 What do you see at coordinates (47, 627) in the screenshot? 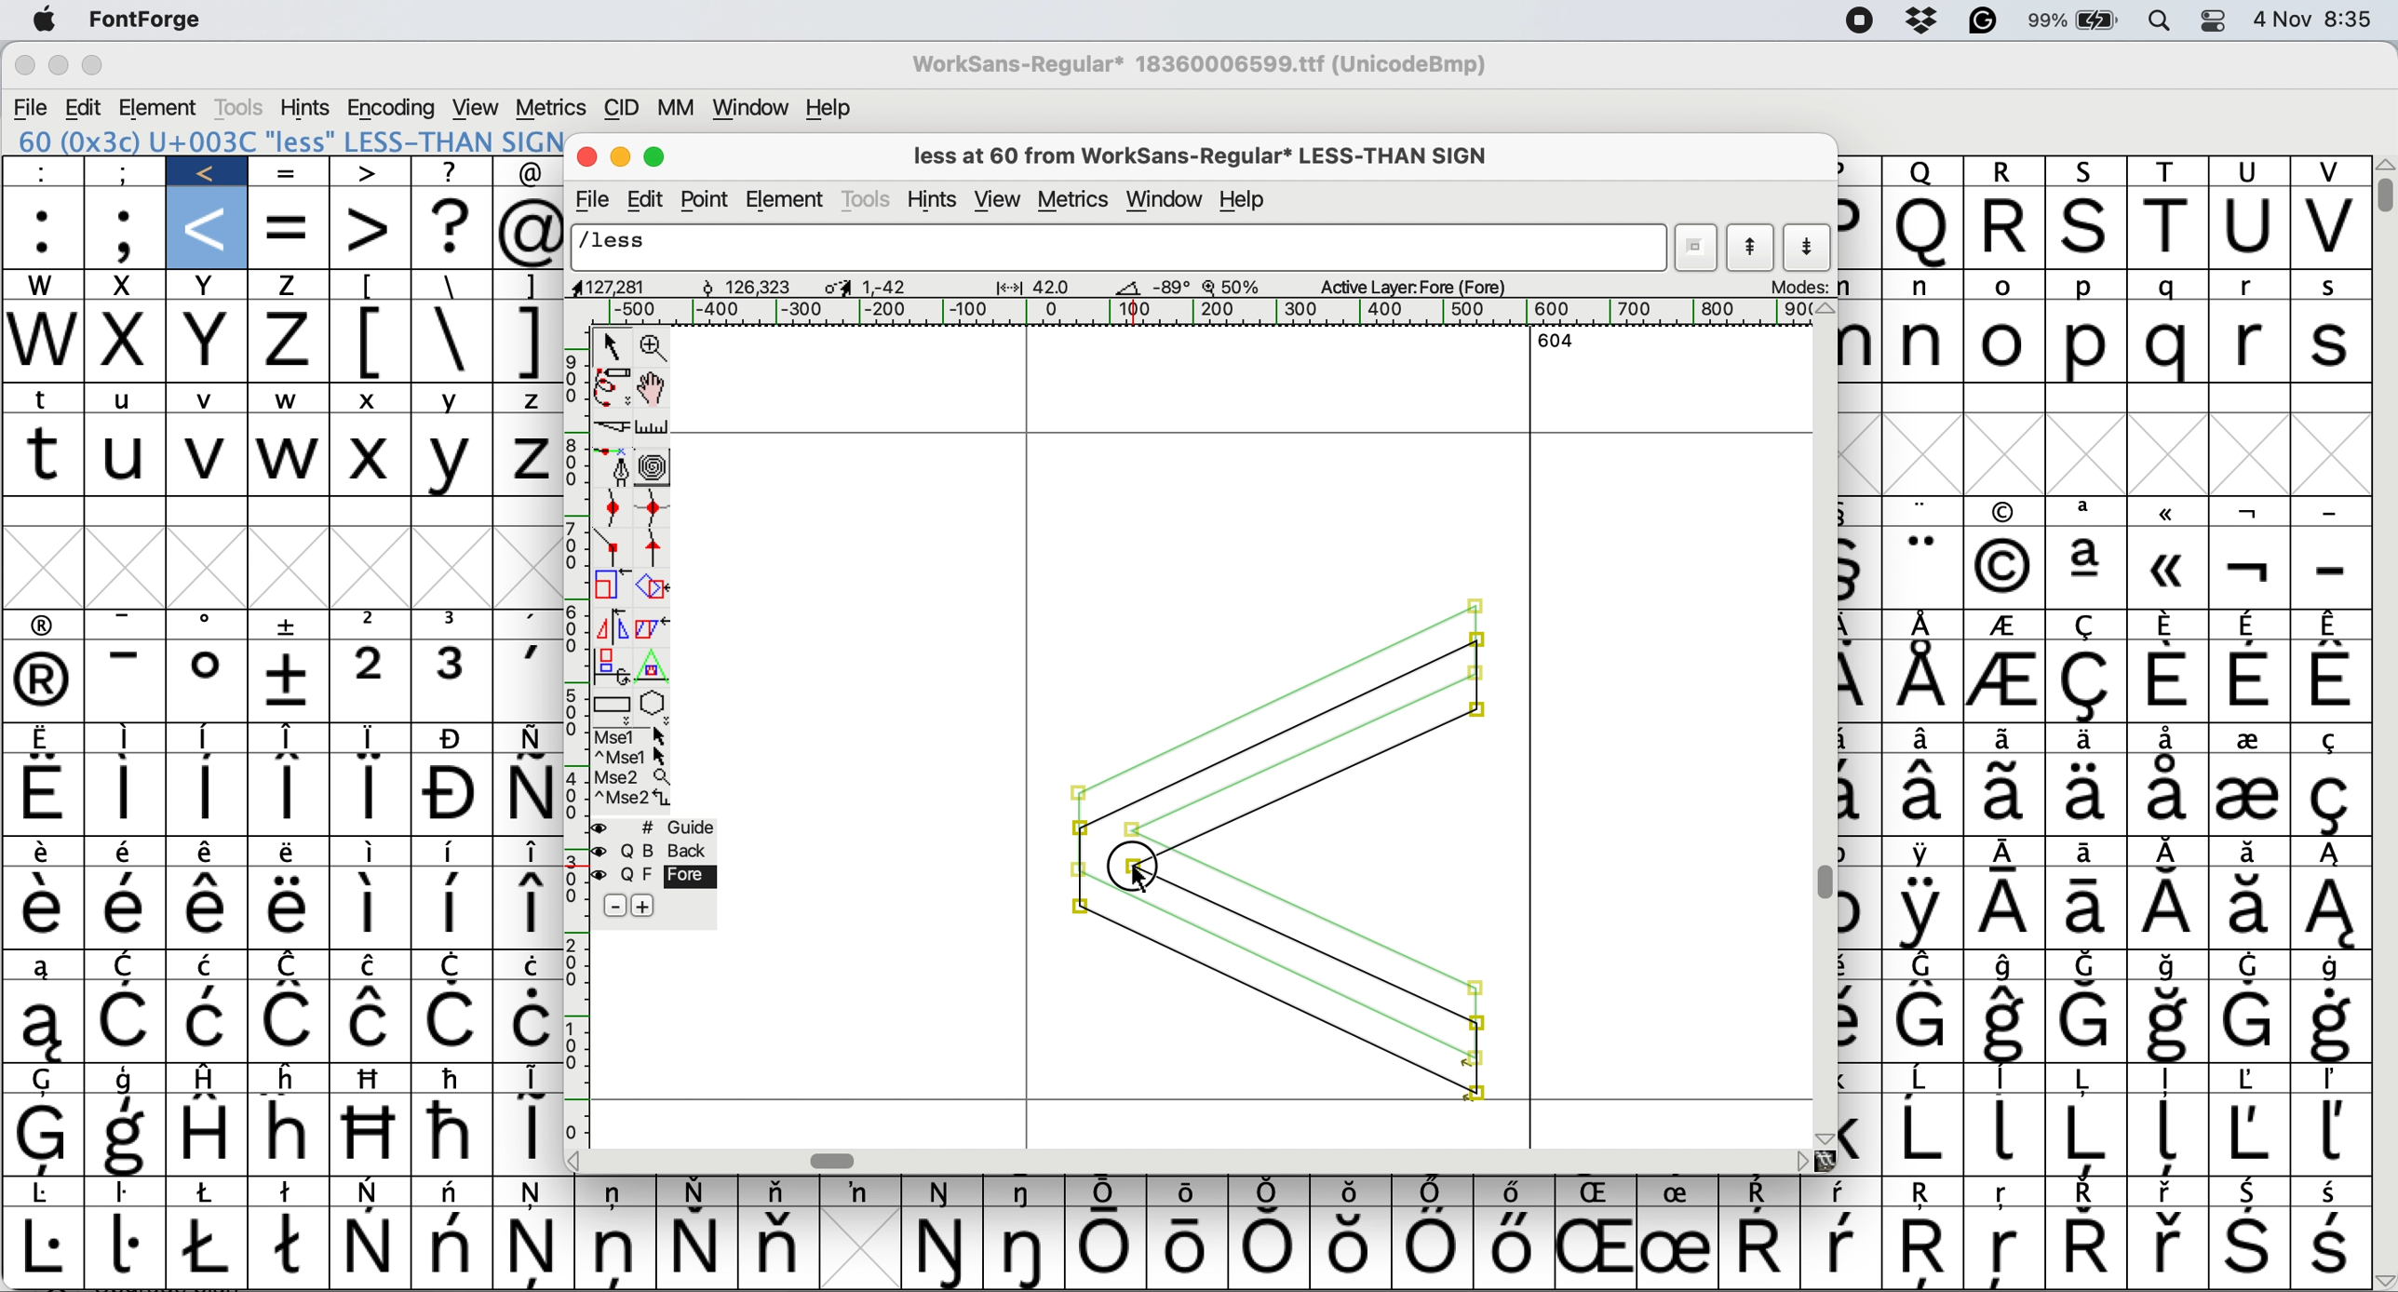
I see `Symbol` at bounding box center [47, 627].